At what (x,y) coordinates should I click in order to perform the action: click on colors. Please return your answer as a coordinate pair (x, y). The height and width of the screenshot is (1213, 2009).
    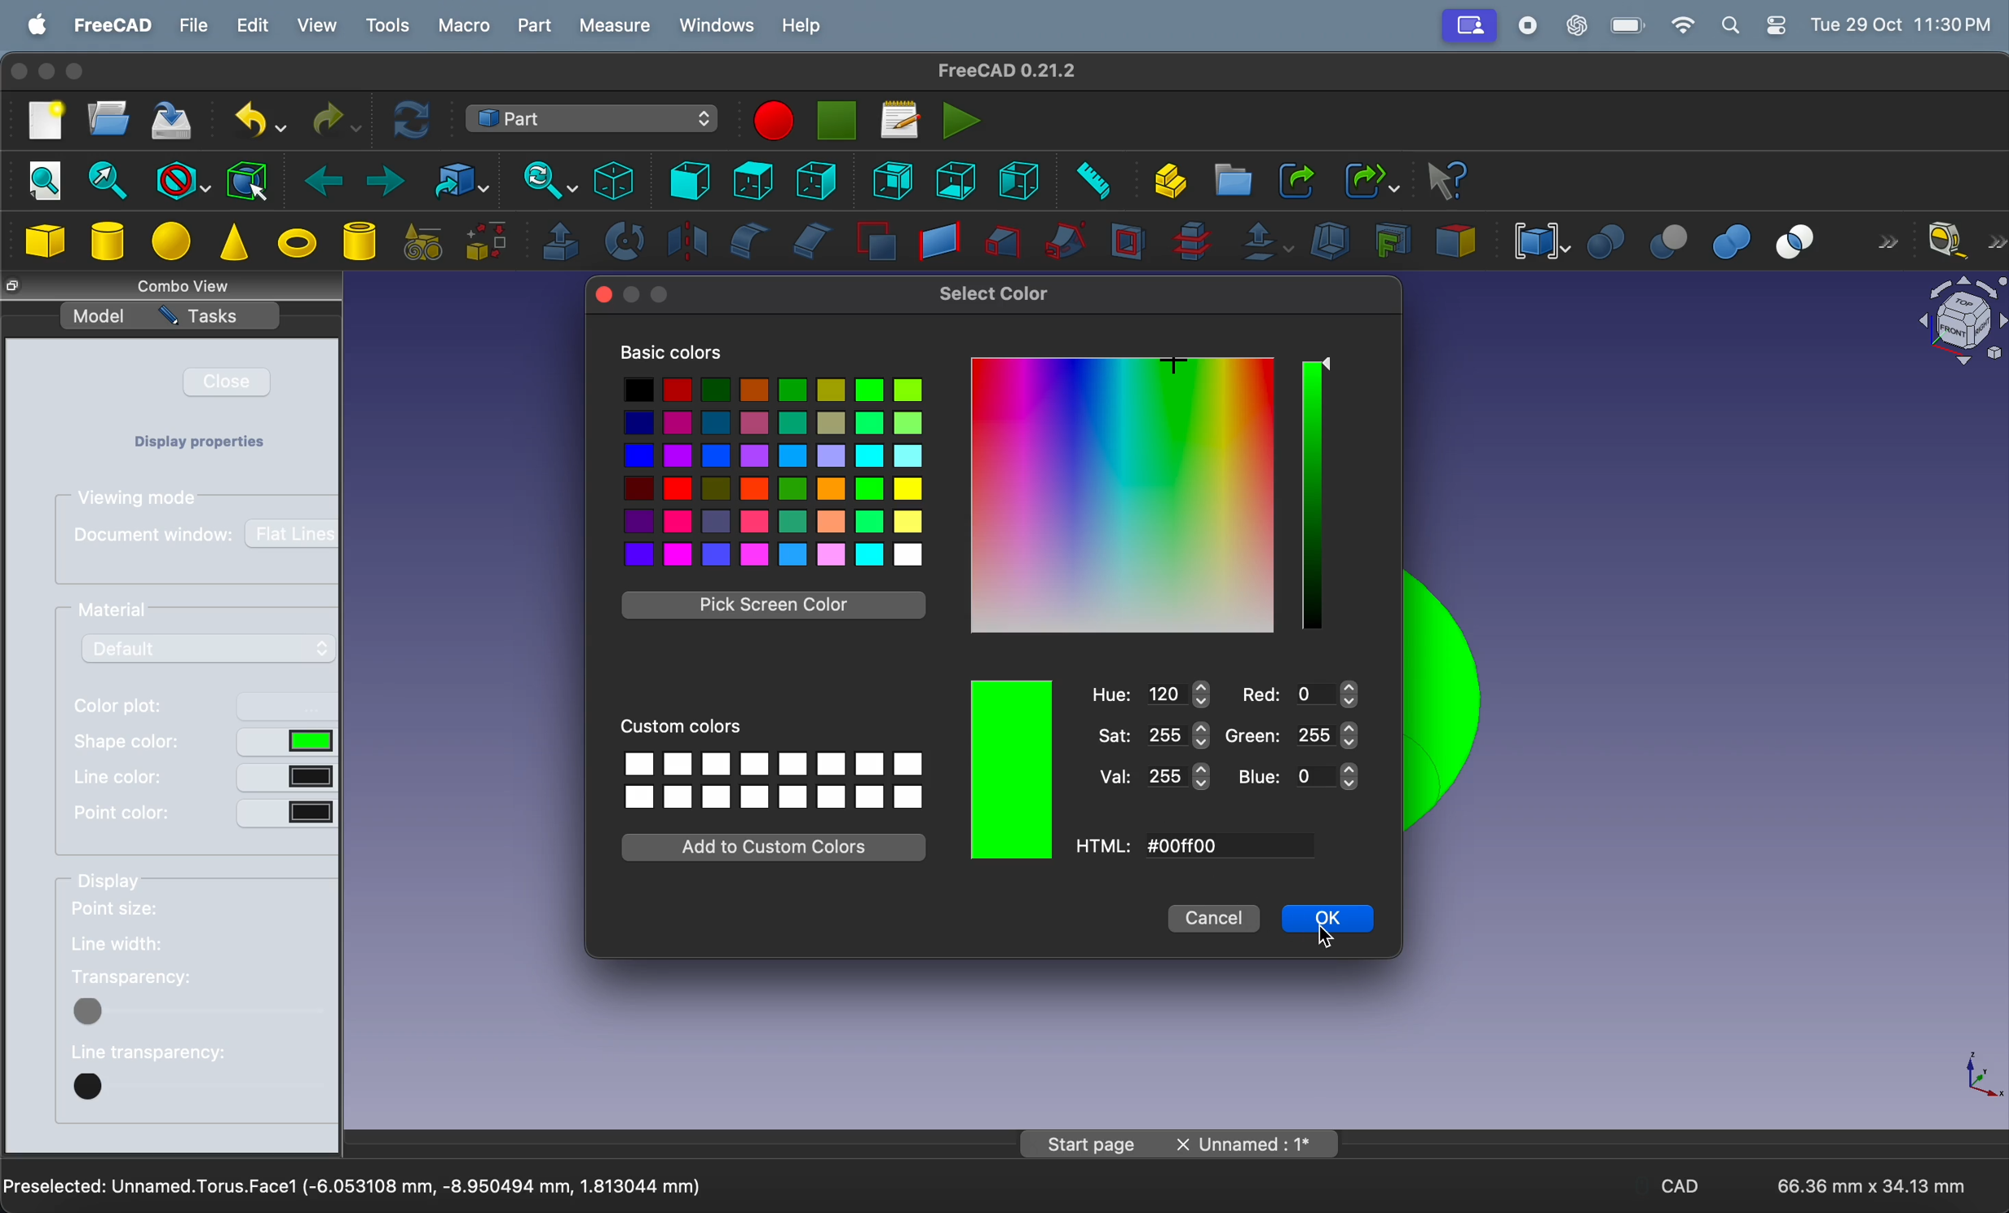
    Looking at the image, I should click on (776, 470).